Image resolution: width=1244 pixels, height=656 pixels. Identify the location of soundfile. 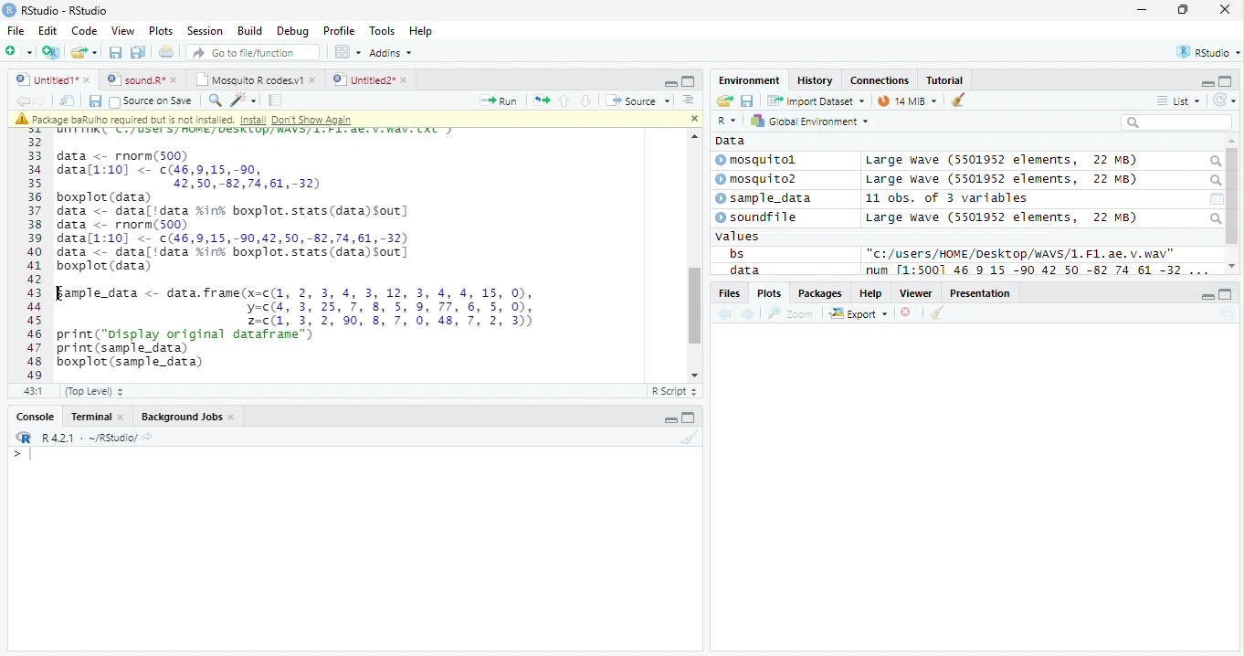
(757, 217).